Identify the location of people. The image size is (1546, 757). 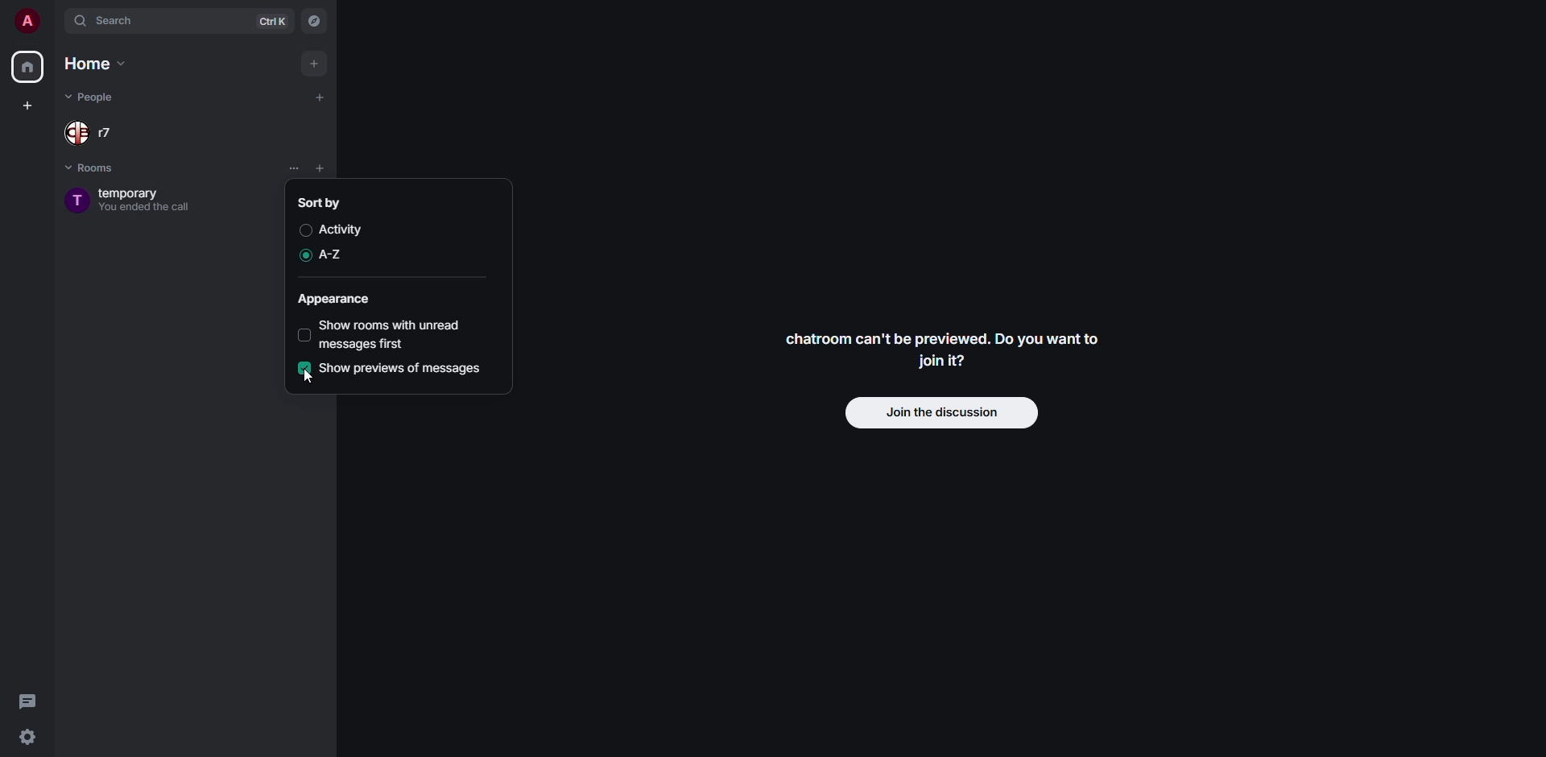
(94, 96).